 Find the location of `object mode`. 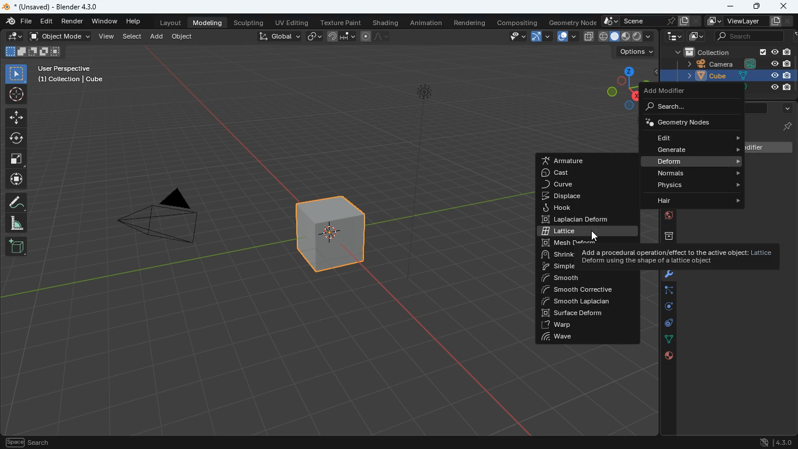

object mode is located at coordinates (60, 36).